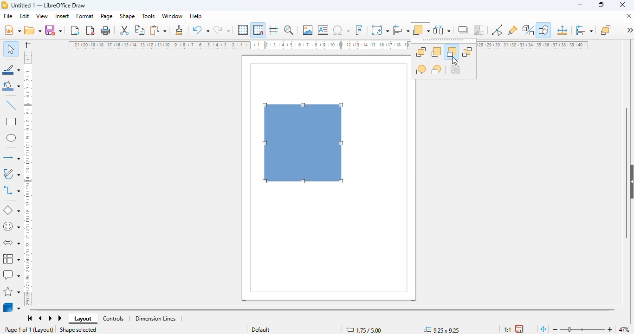 Image resolution: width=634 pixels, height=334 pixels. Describe the element at coordinates (43, 16) in the screenshot. I see `view` at that location.